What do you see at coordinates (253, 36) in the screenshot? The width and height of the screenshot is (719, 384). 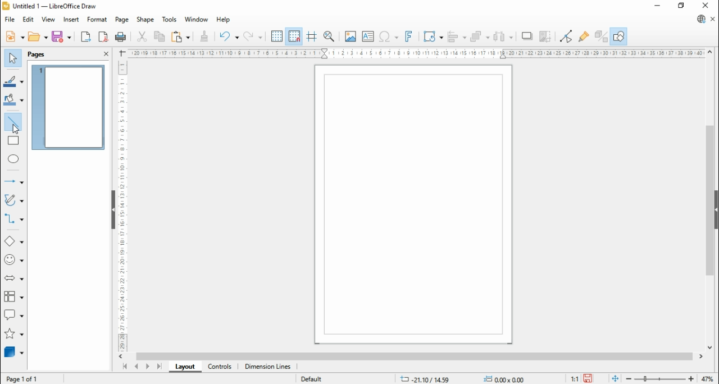 I see `redo` at bounding box center [253, 36].